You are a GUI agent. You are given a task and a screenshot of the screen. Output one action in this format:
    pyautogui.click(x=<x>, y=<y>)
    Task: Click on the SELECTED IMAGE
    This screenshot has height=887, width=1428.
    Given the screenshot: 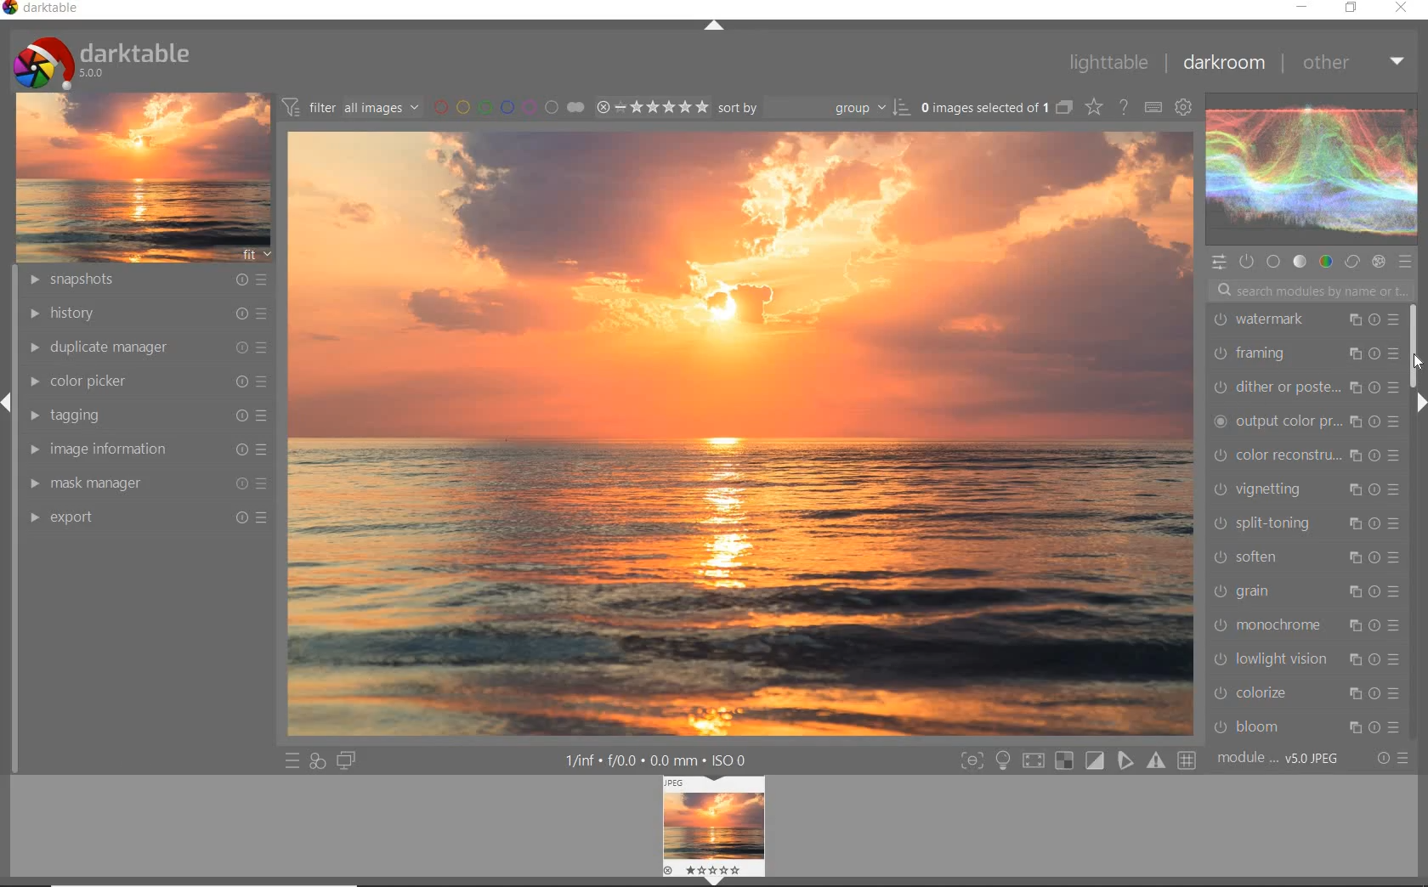 What is the action you would take?
    pyautogui.click(x=741, y=432)
    